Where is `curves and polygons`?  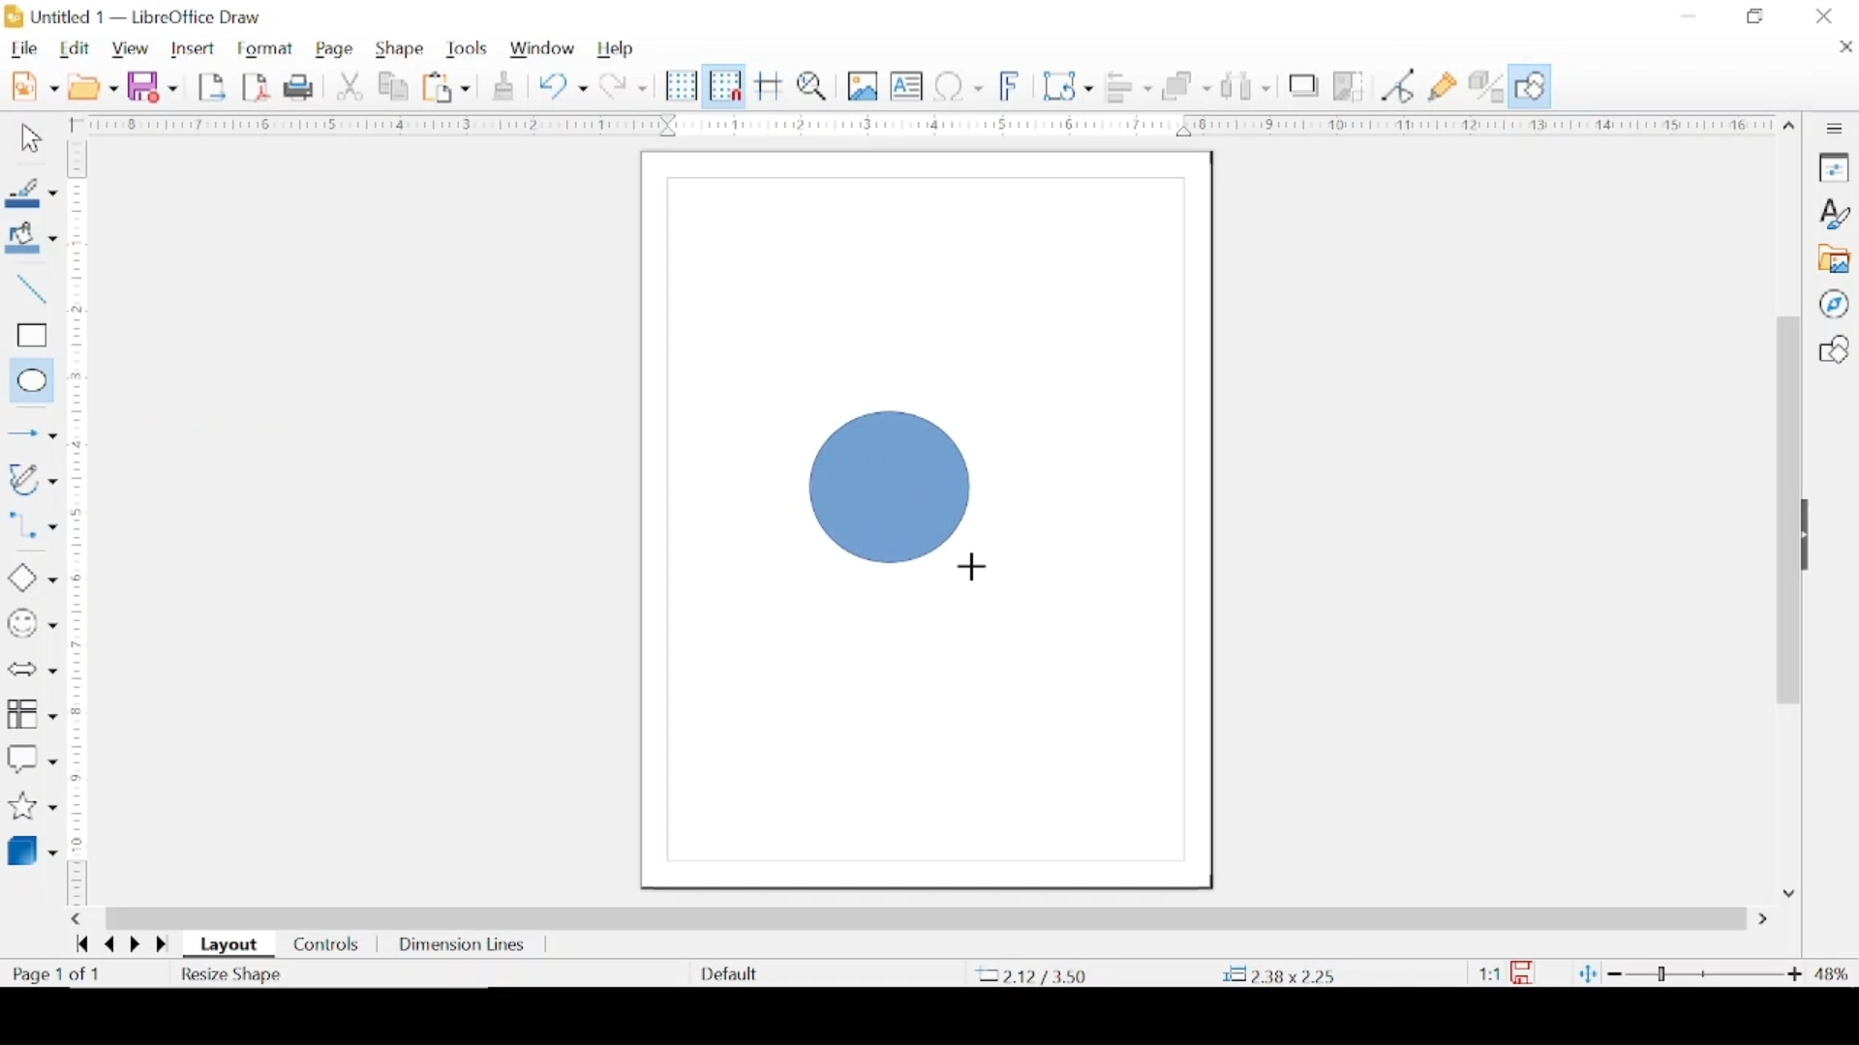
curves and polygons is located at coordinates (32, 479).